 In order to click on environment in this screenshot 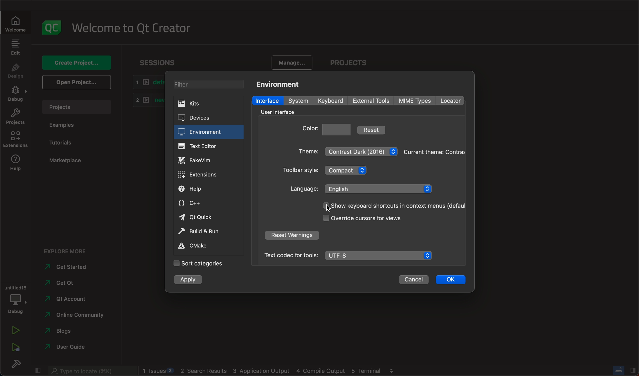, I will do `click(280, 83)`.